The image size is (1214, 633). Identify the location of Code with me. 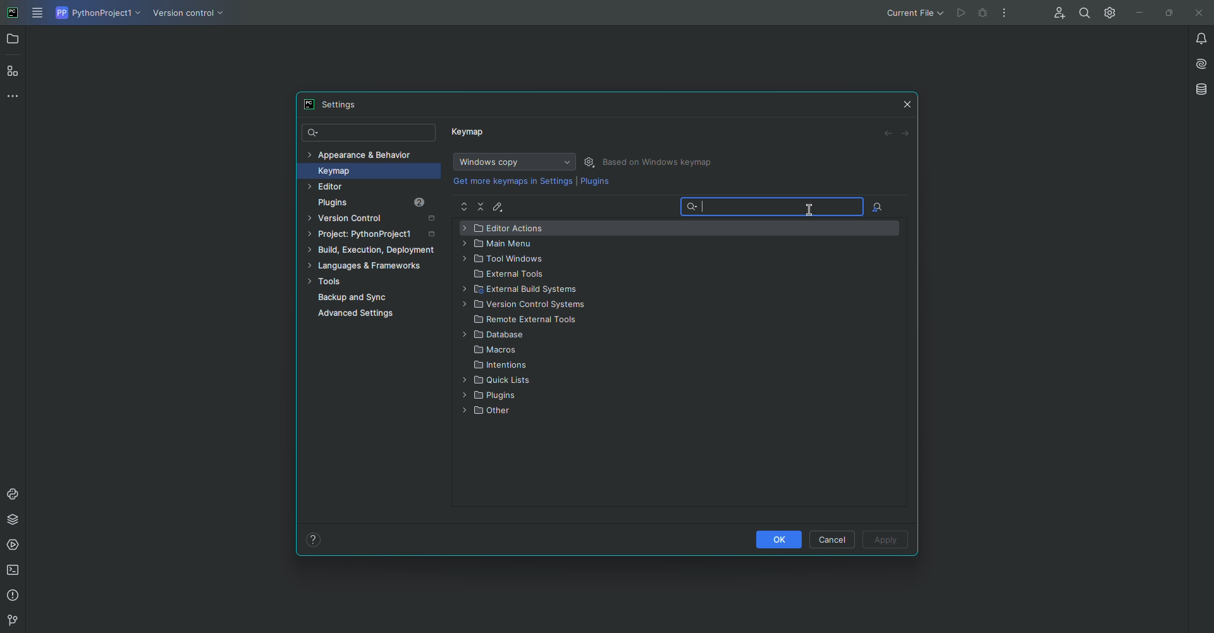
(1057, 14).